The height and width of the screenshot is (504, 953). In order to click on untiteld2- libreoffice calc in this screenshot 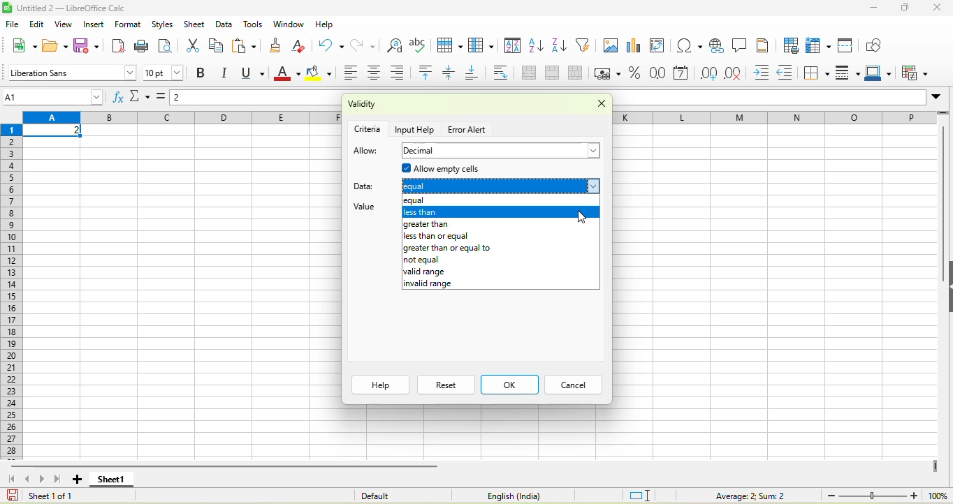, I will do `click(80, 8)`.